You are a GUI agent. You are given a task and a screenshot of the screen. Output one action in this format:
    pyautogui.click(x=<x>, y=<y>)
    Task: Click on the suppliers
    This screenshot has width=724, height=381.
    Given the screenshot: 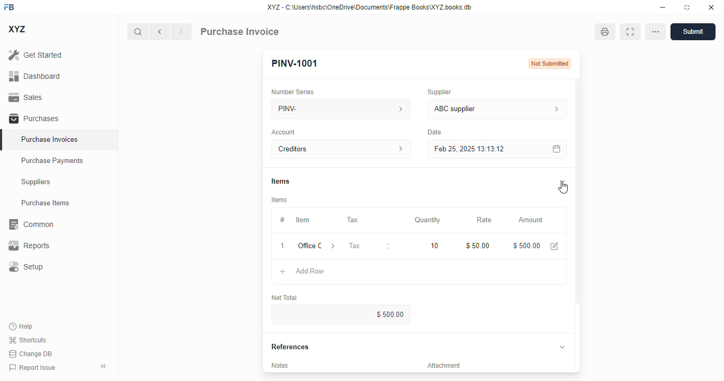 What is the action you would take?
    pyautogui.click(x=37, y=182)
    